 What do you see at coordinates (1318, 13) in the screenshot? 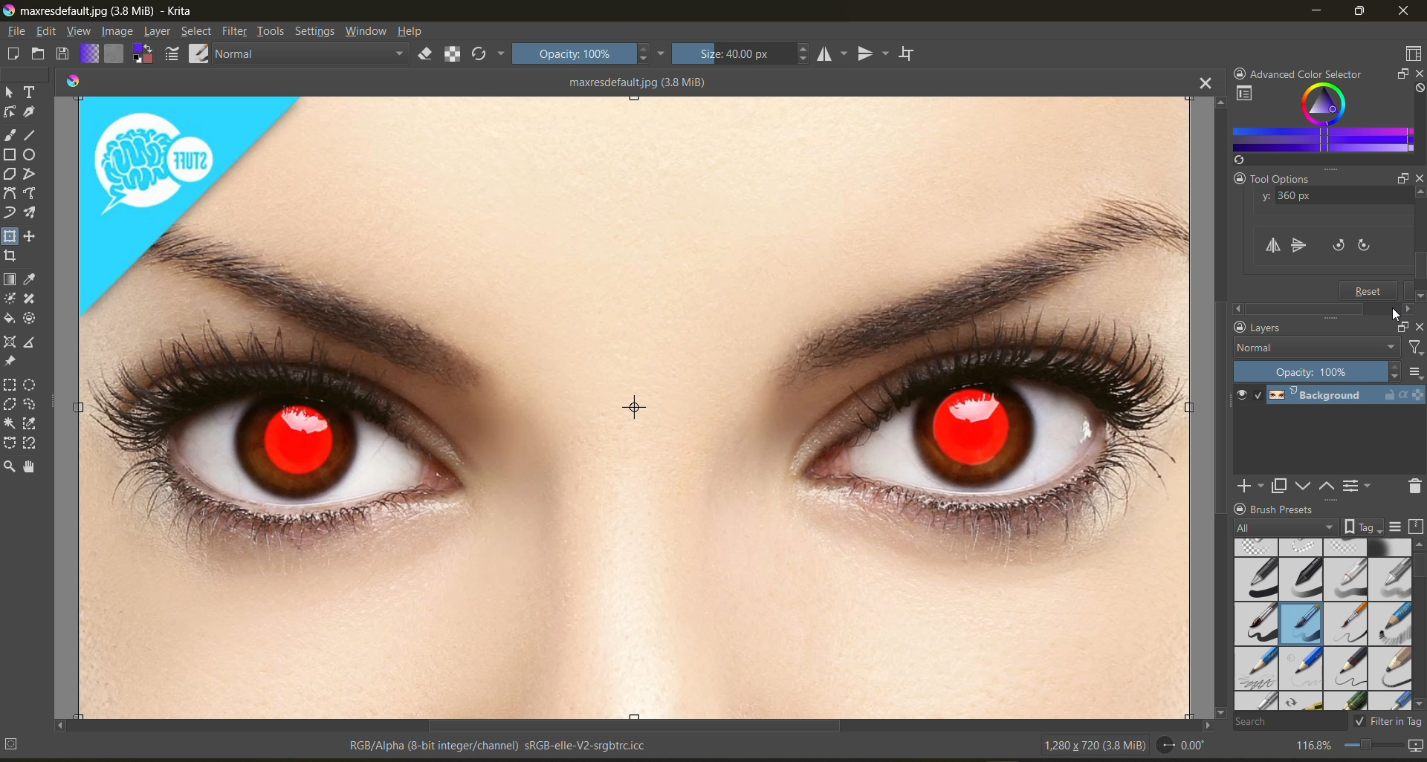
I see `minimize` at bounding box center [1318, 13].